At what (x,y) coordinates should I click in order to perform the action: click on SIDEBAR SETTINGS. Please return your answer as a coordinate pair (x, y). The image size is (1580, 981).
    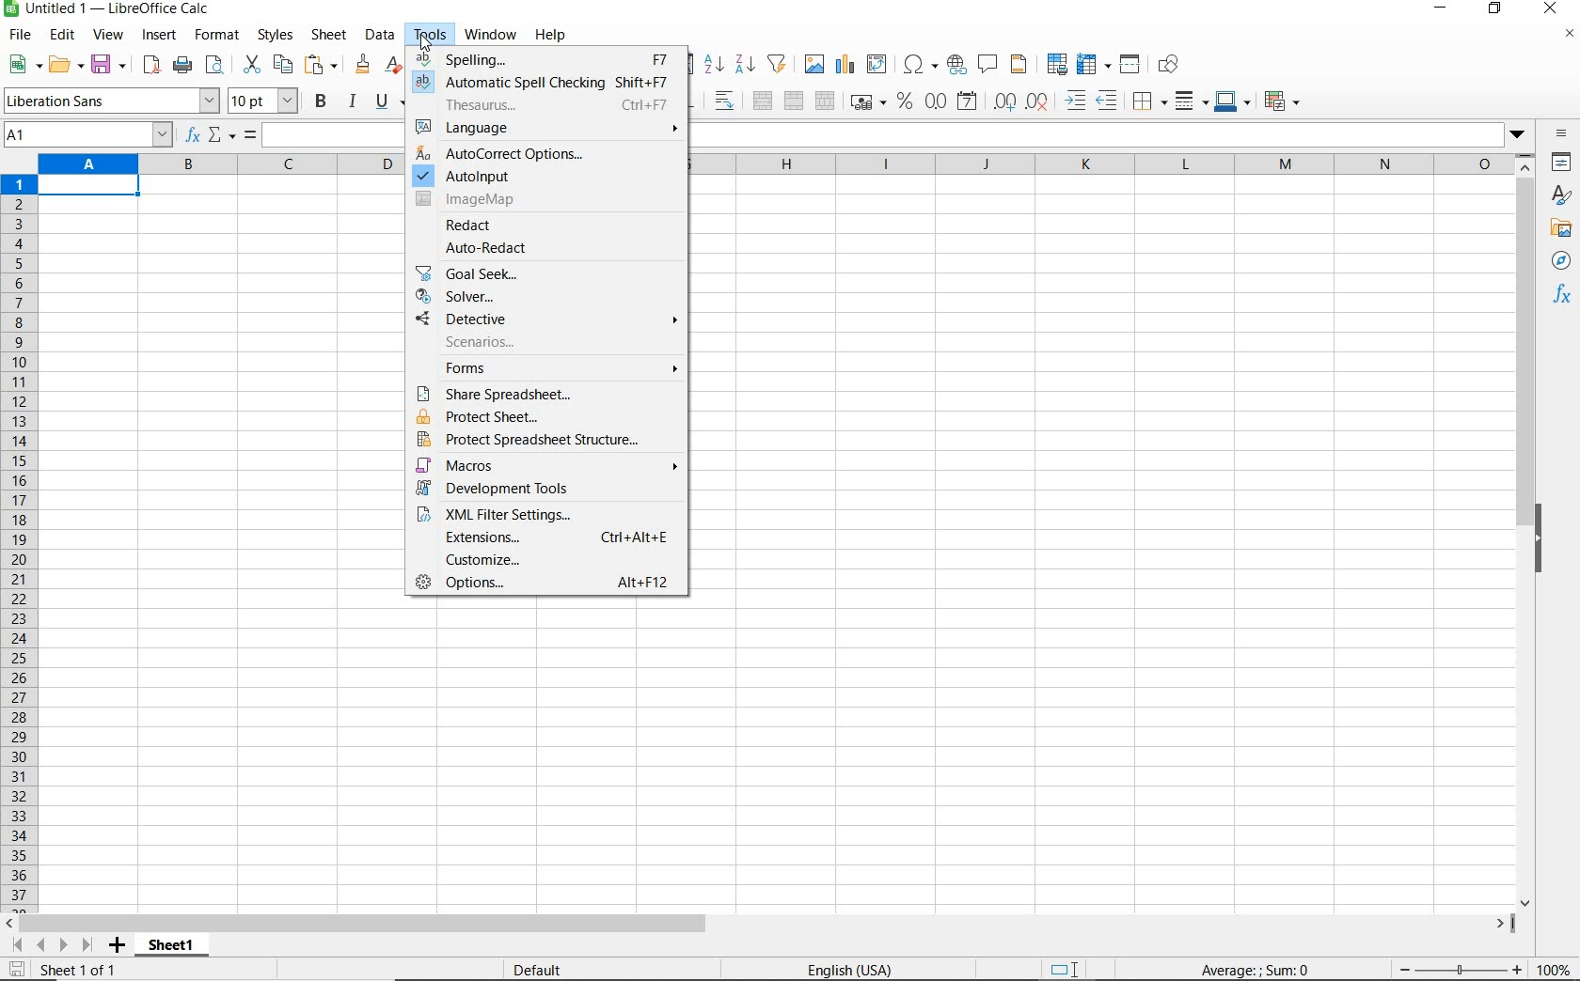
    Looking at the image, I should click on (1563, 135).